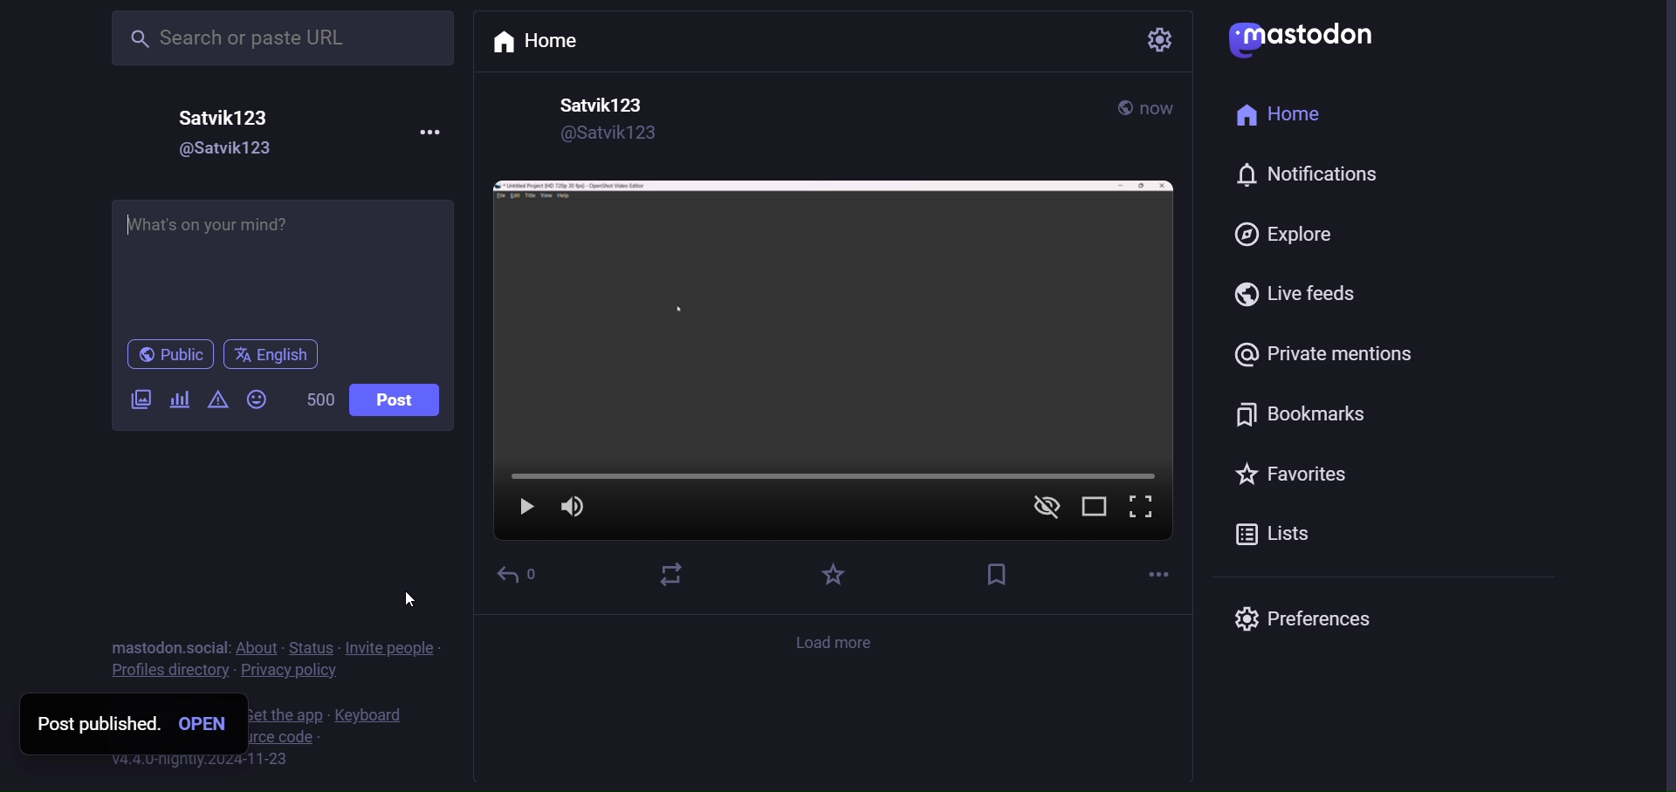 The image size is (1676, 792). Describe the element at coordinates (223, 402) in the screenshot. I see `content warning` at that location.